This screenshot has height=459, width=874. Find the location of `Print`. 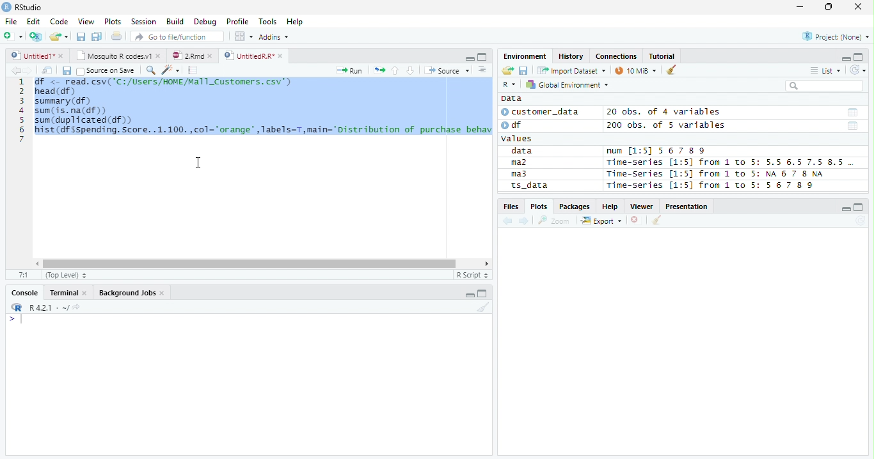

Print is located at coordinates (116, 36).